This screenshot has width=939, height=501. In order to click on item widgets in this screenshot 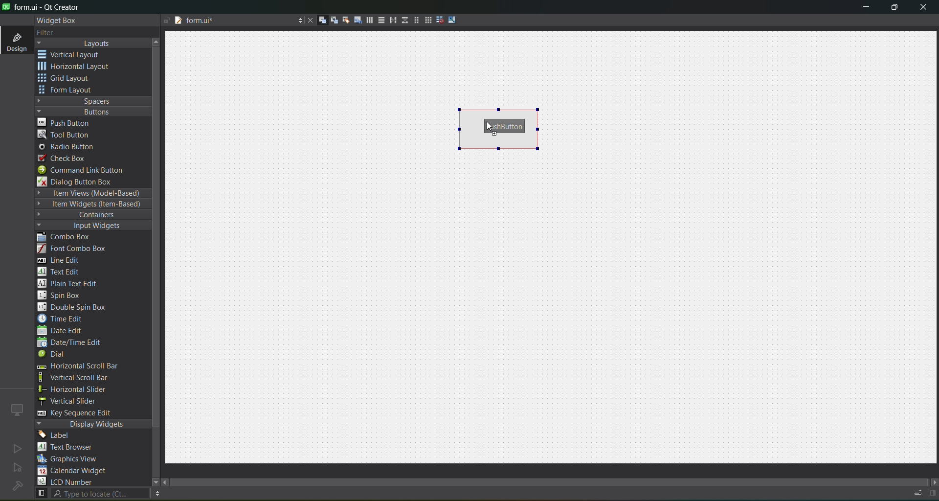, I will do `click(91, 205)`.